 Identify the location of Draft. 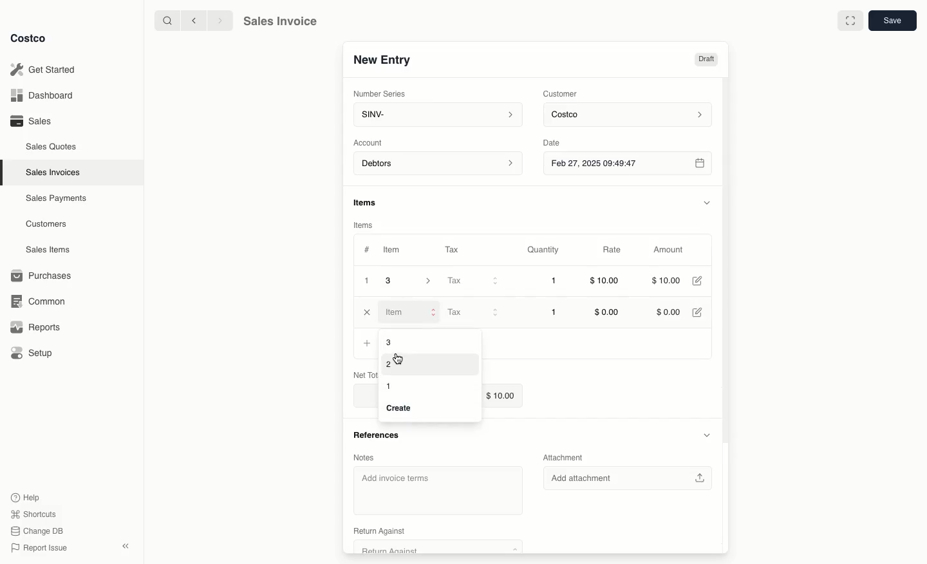
(707, 60).